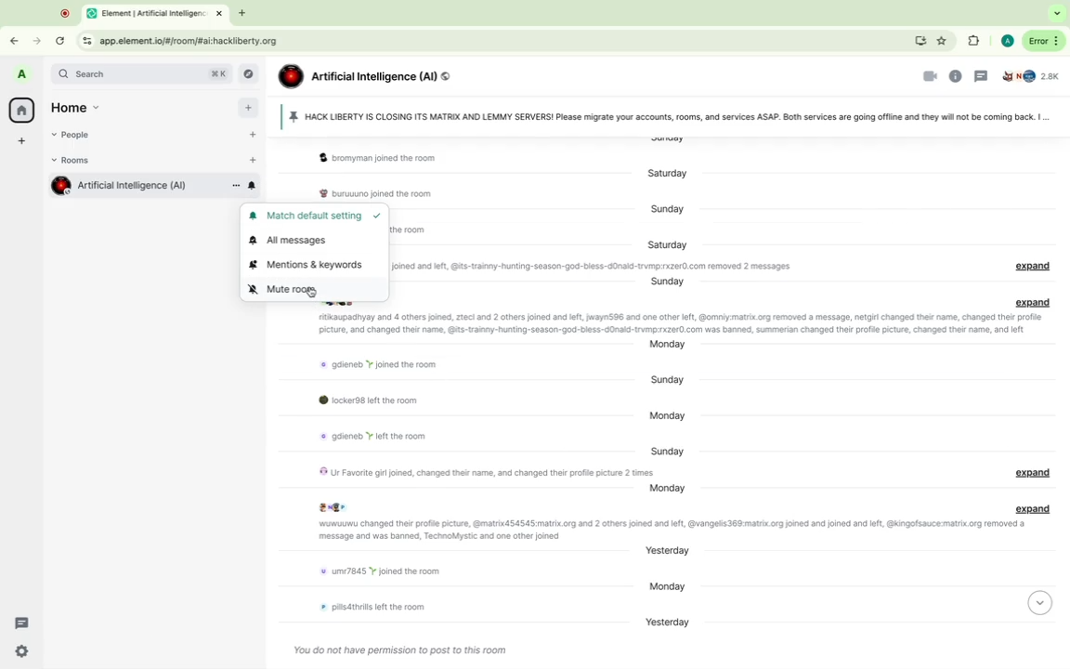 Image resolution: width=1070 pixels, height=669 pixels. I want to click on People, so click(1034, 78).